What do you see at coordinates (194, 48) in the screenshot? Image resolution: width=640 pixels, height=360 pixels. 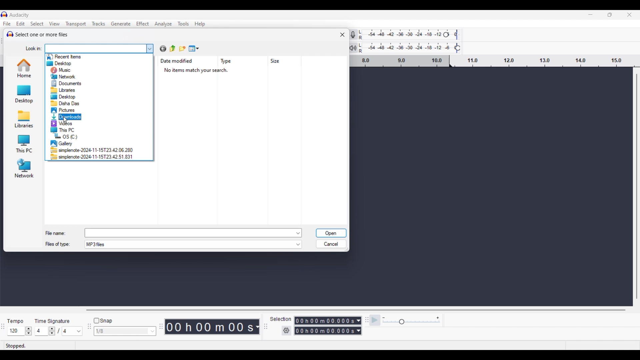 I see `View menu` at bounding box center [194, 48].